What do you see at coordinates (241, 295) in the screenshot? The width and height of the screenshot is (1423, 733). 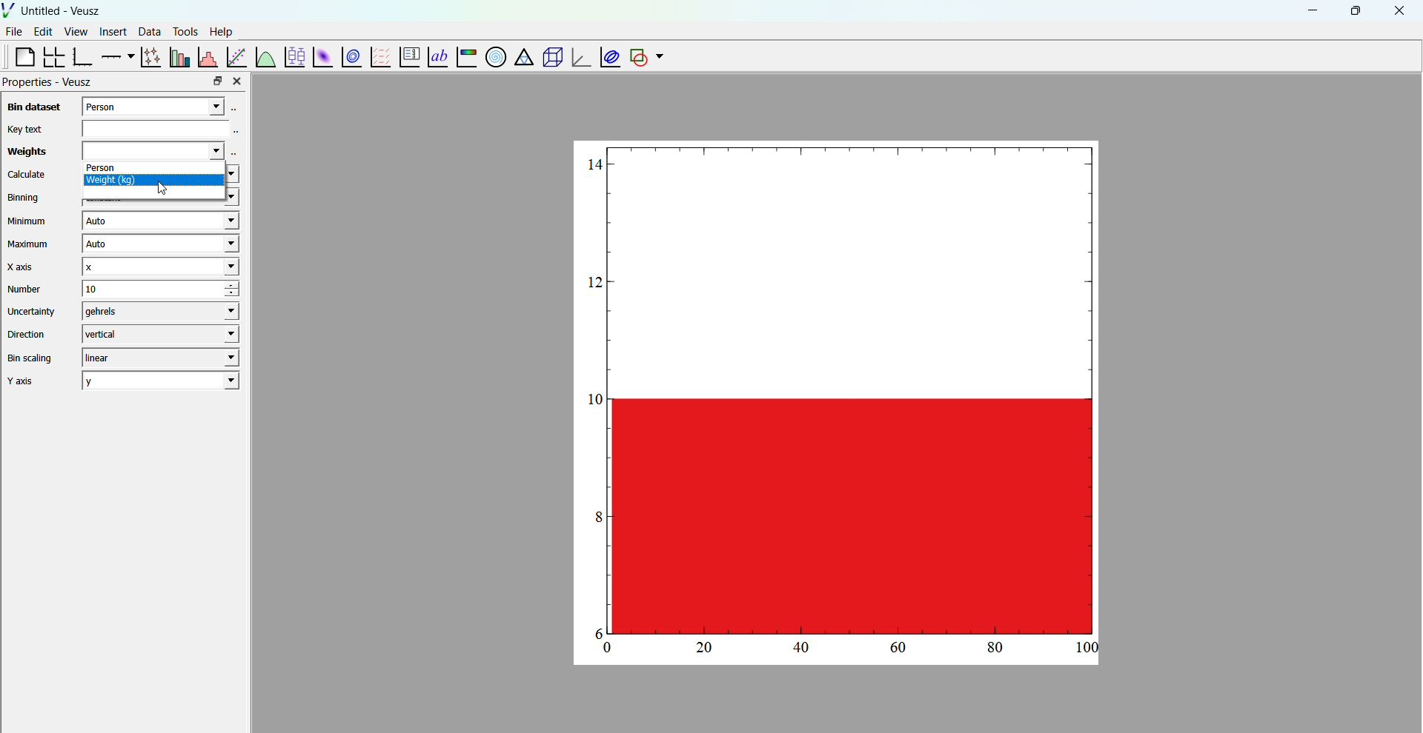 I see `decrease number` at bounding box center [241, 295].